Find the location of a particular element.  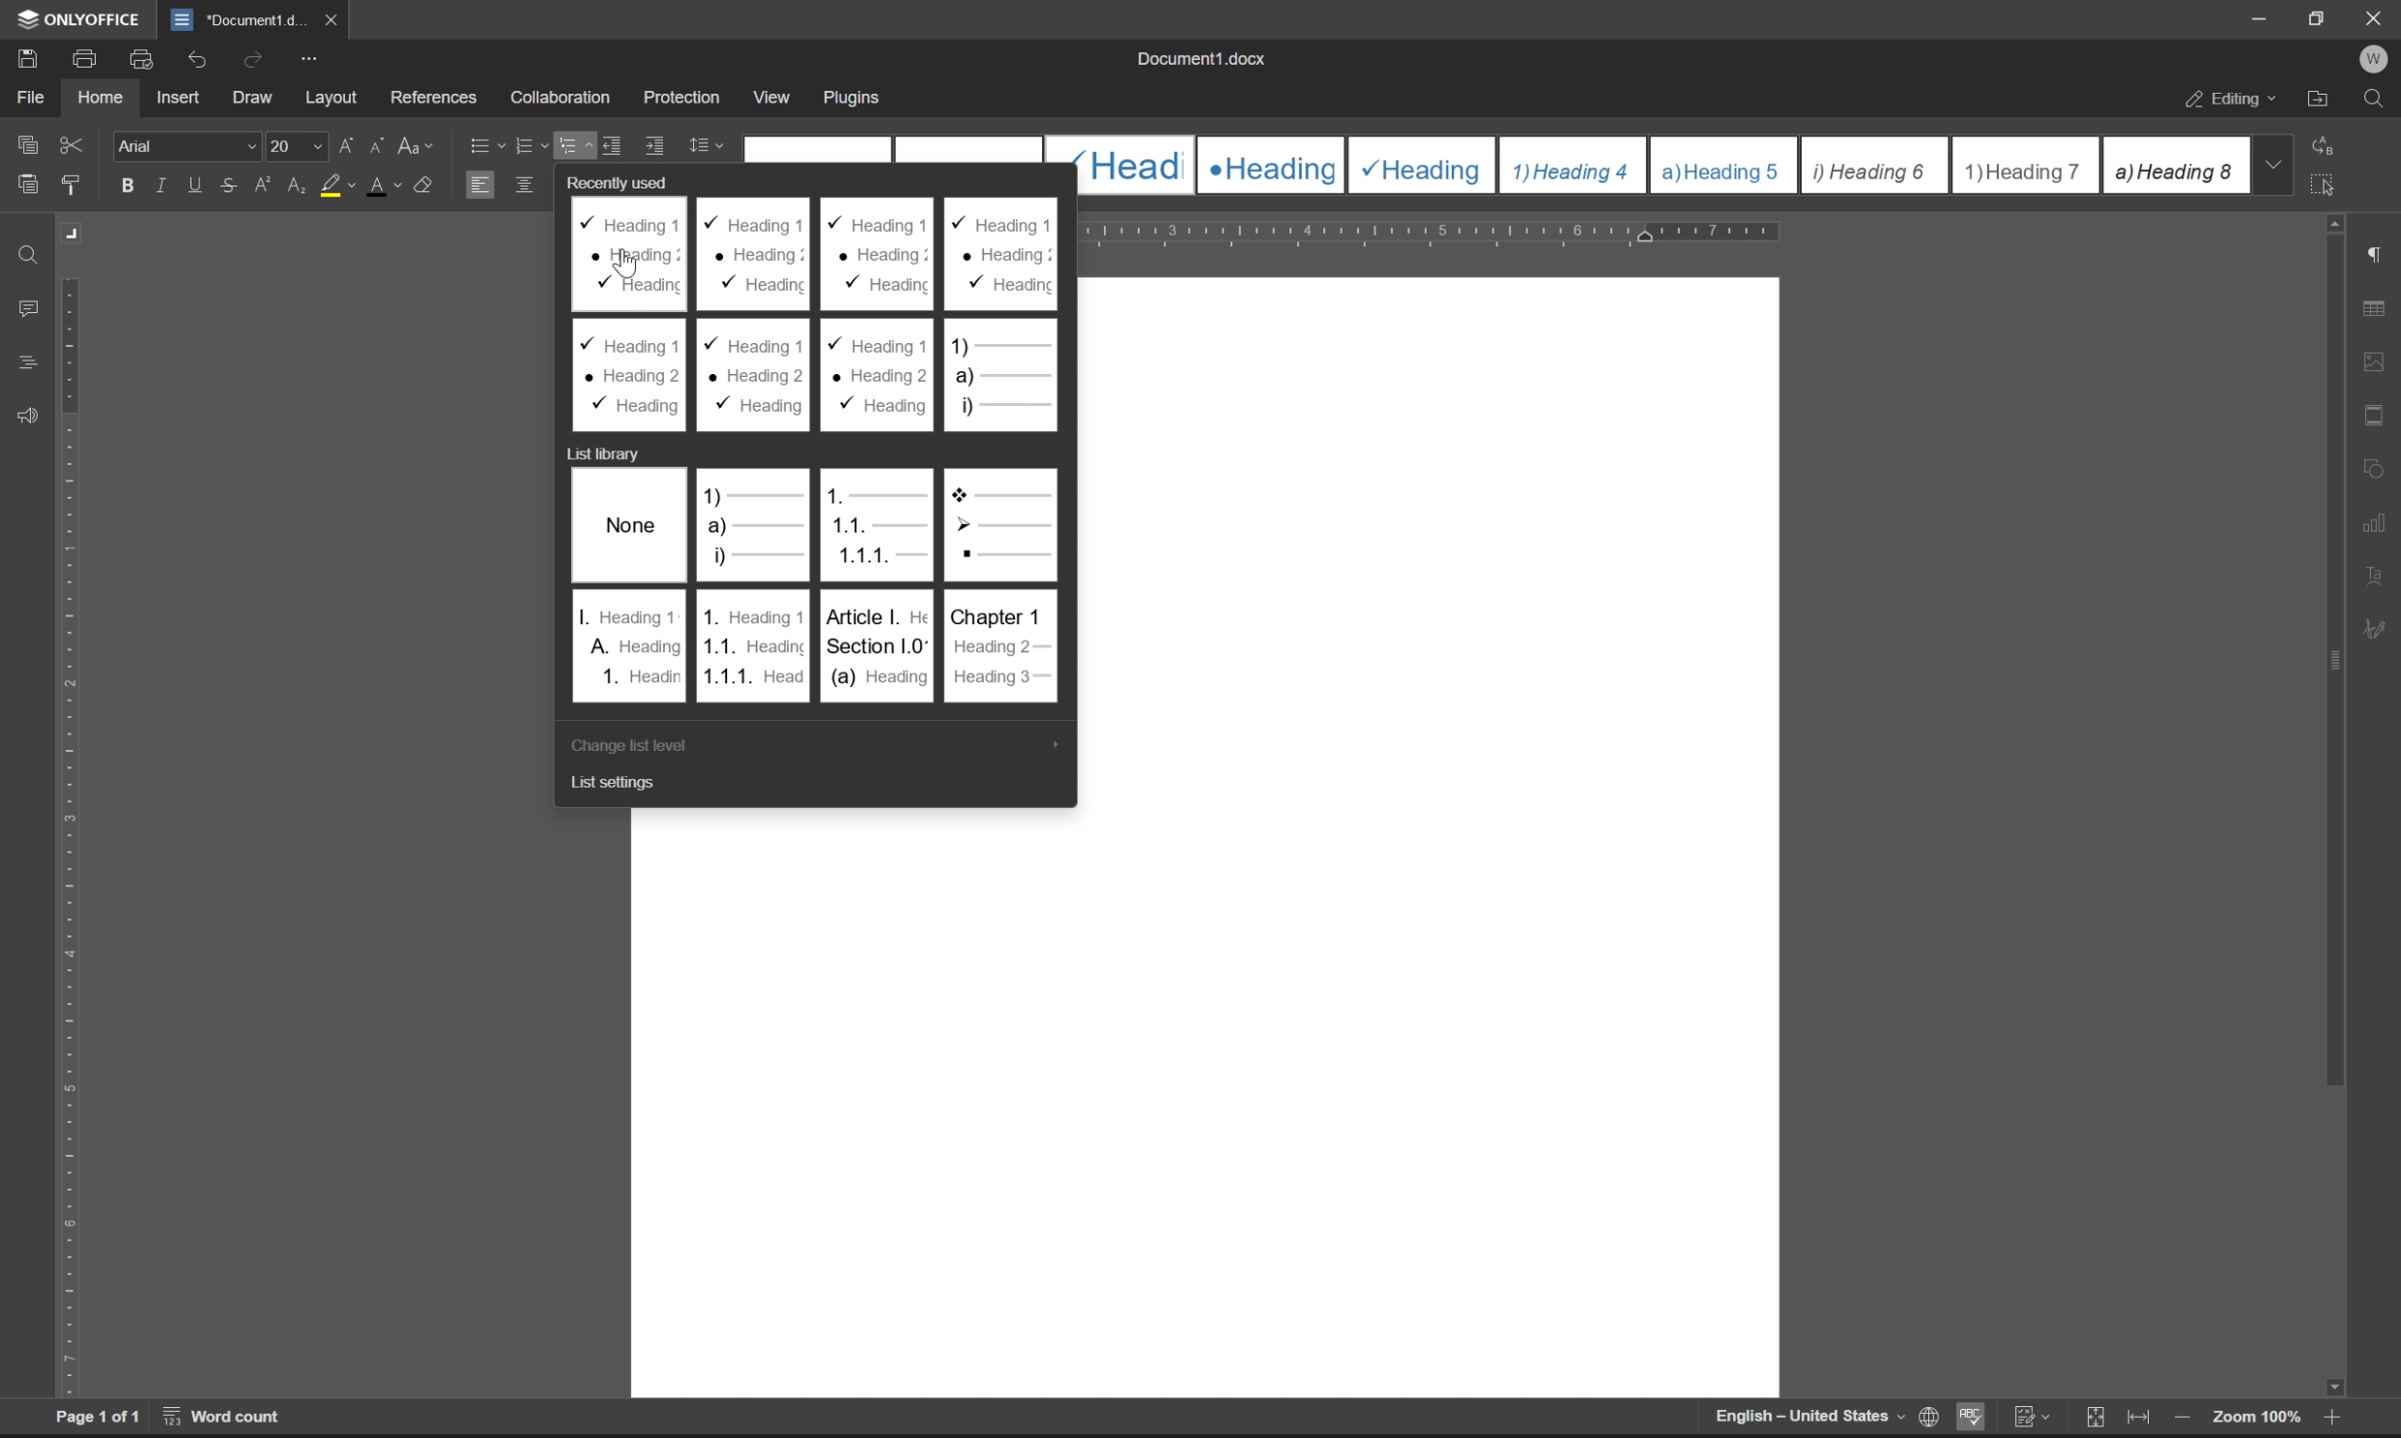

Heading 4 is located at coordinates (1574, 166).